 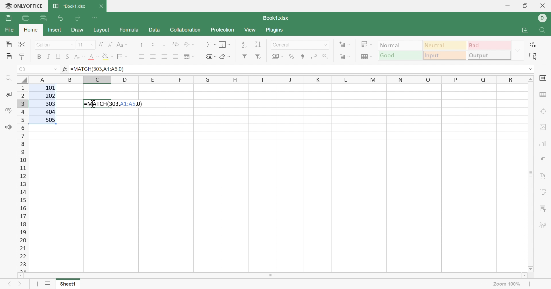 I want to click on Good, so click(x=399, y=55).